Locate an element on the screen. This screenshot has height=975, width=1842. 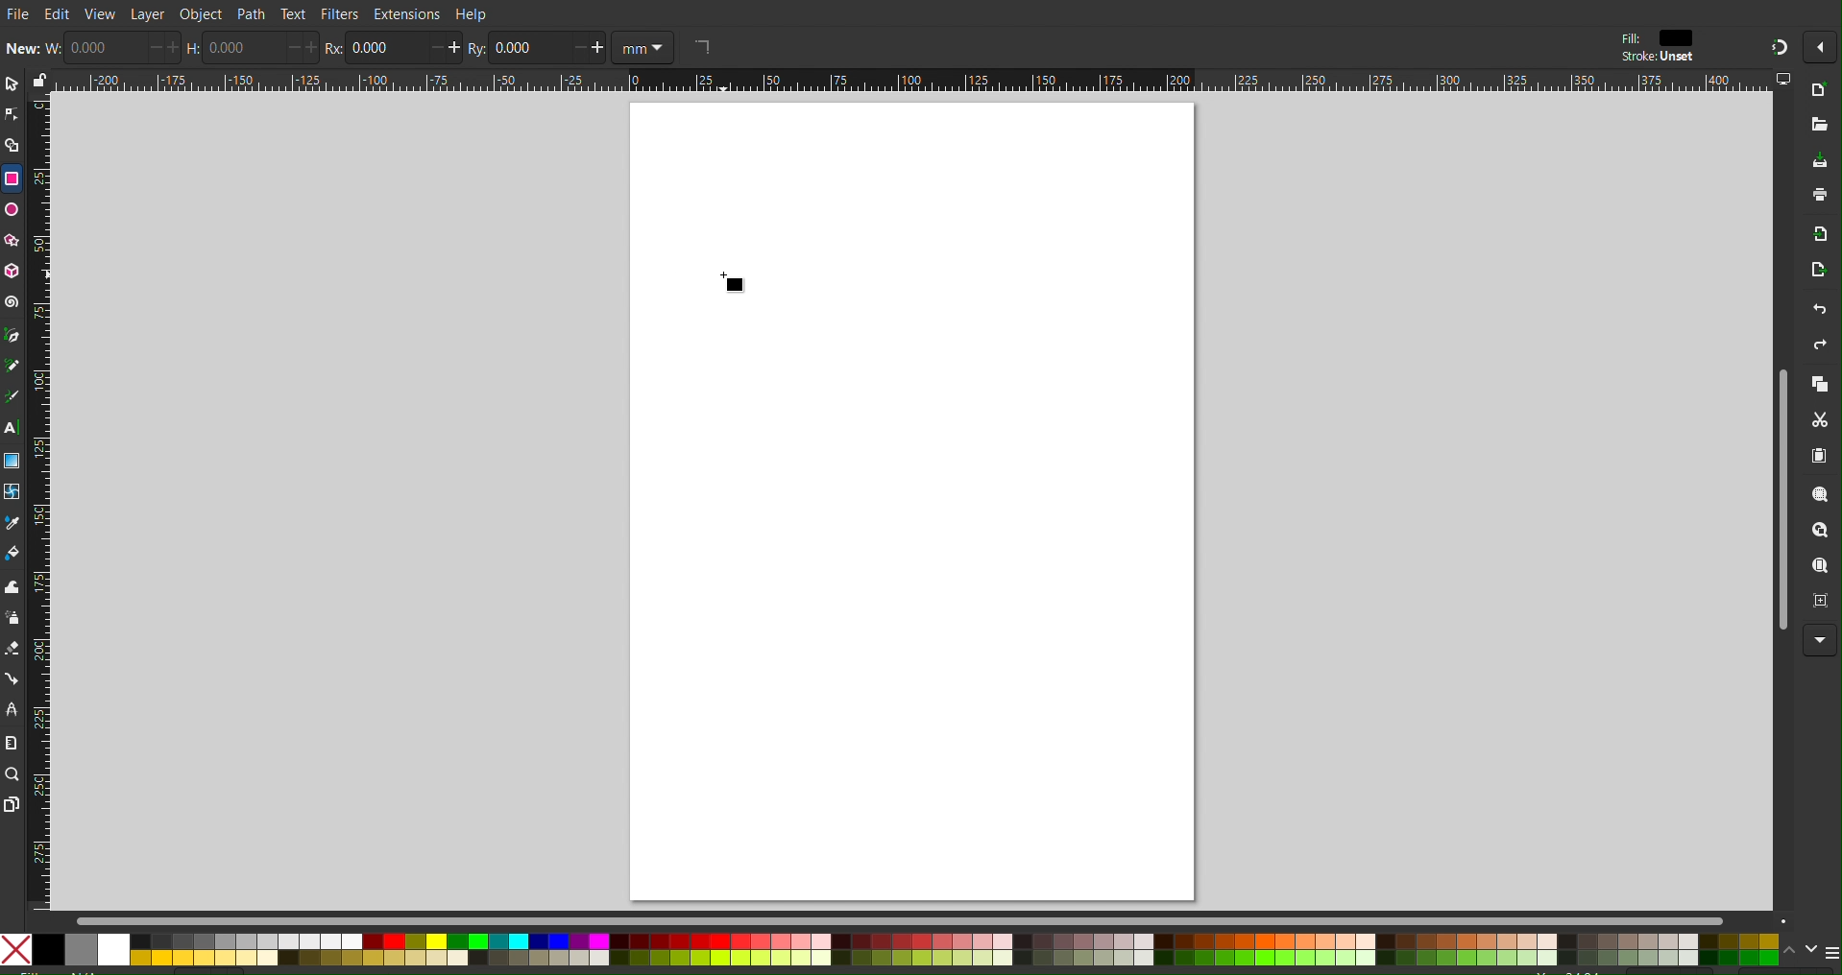
Connection is located at coordinates (12, 678).